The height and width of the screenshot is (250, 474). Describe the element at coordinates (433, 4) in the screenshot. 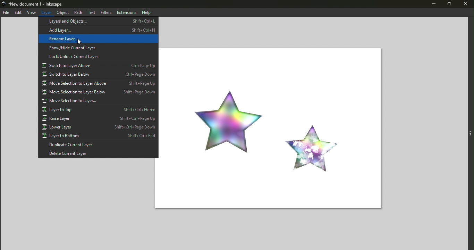

I see `minimize` at that location.